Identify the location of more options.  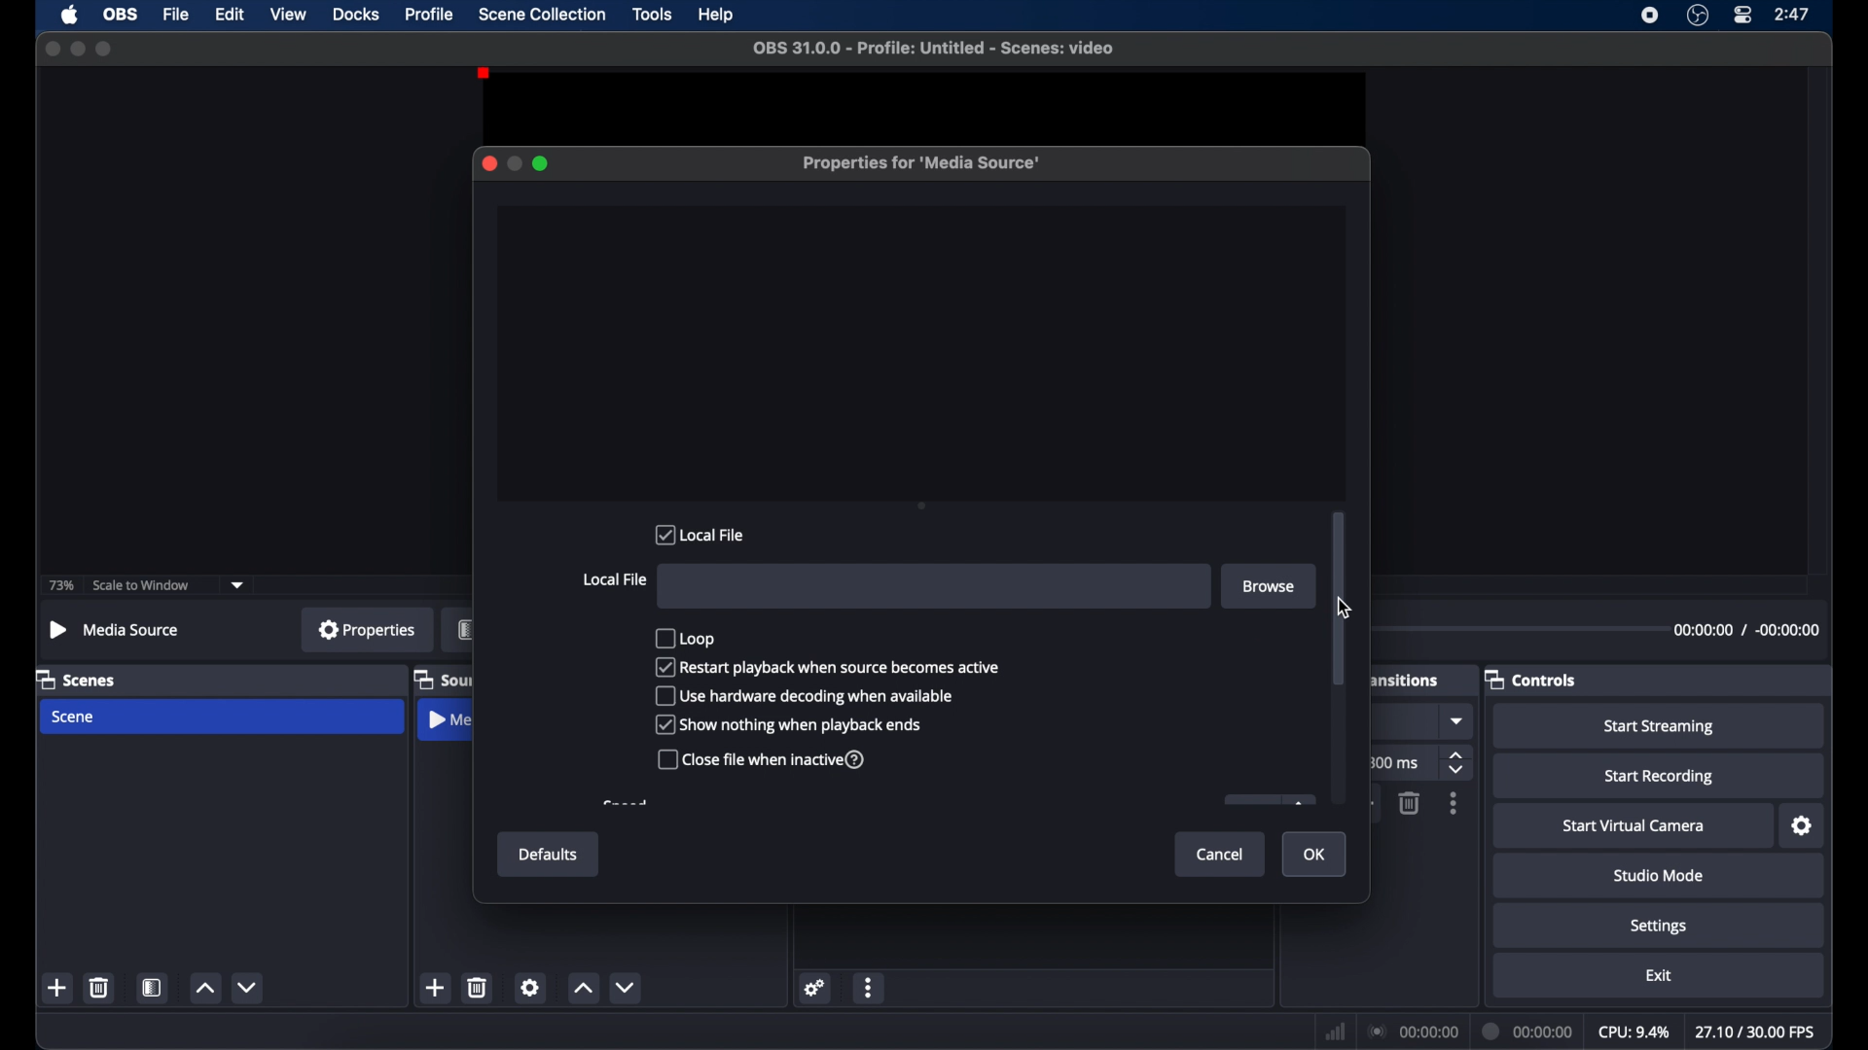
(870, 987).